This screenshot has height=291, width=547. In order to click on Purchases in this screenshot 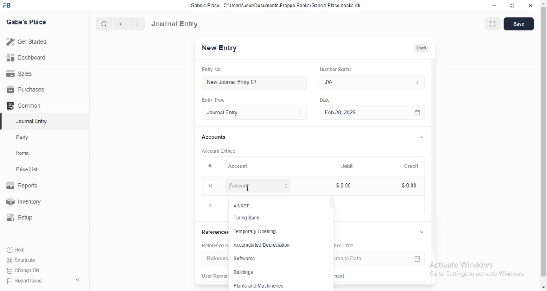, I will do `click(26, 90)`.